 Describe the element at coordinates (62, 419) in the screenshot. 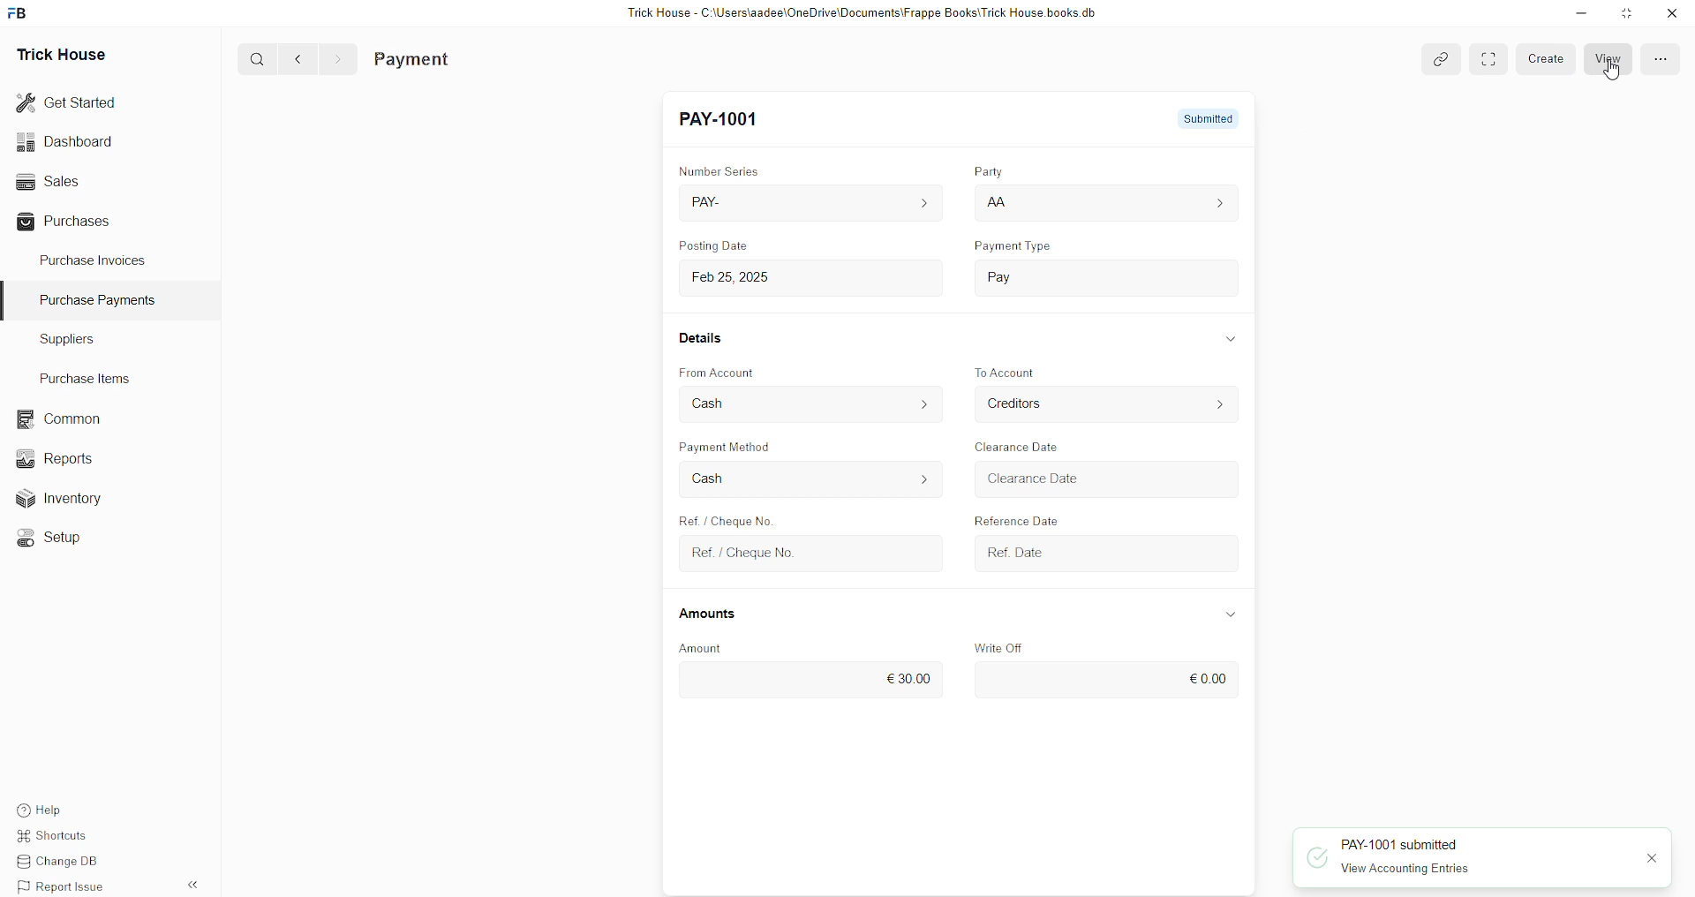

I see `common` at that location.